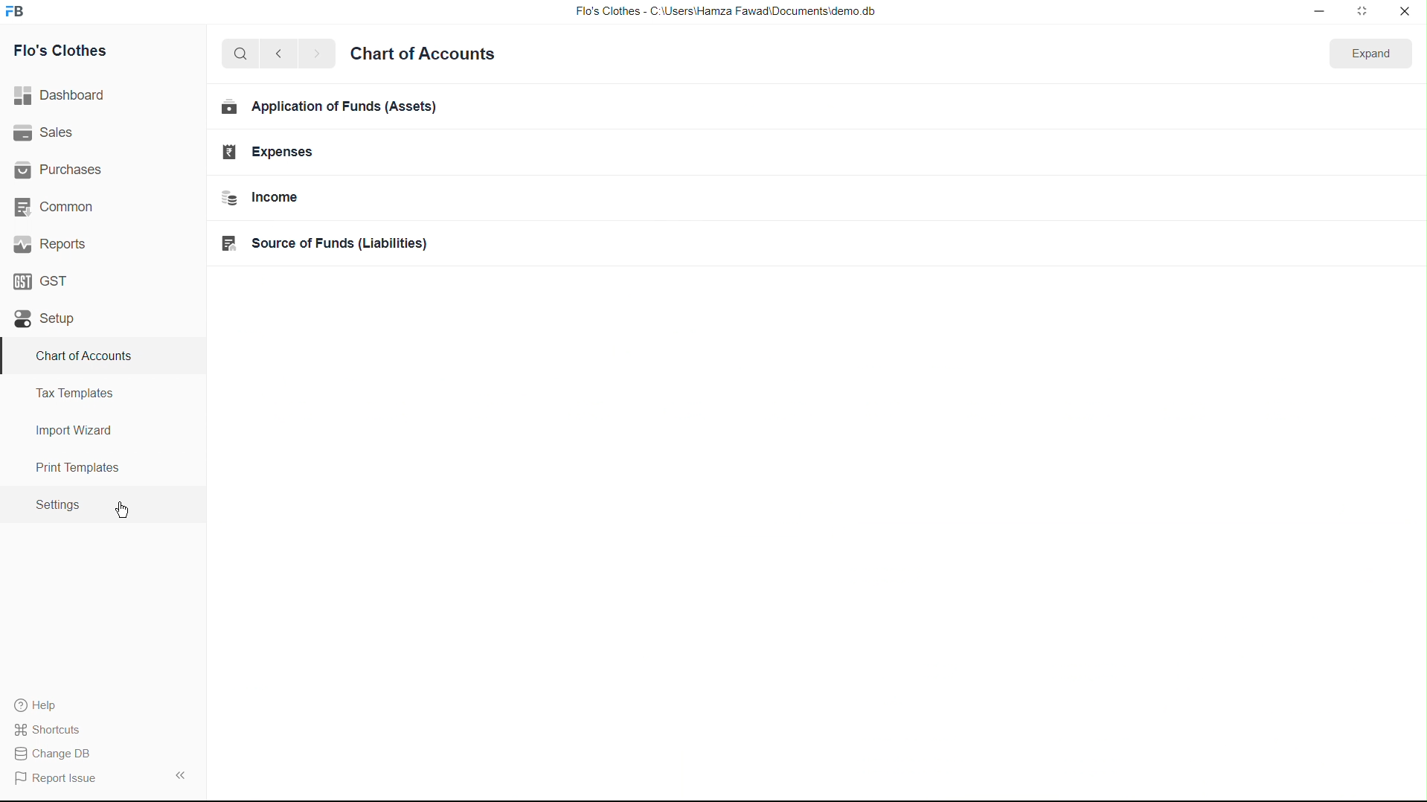  What do you see at coordinates (57, 754) in the screenshot?
I see `Change DB` at bounding box center [57, 754].